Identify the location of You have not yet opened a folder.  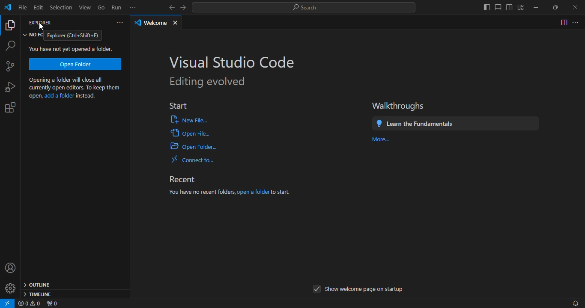
(71, 49).